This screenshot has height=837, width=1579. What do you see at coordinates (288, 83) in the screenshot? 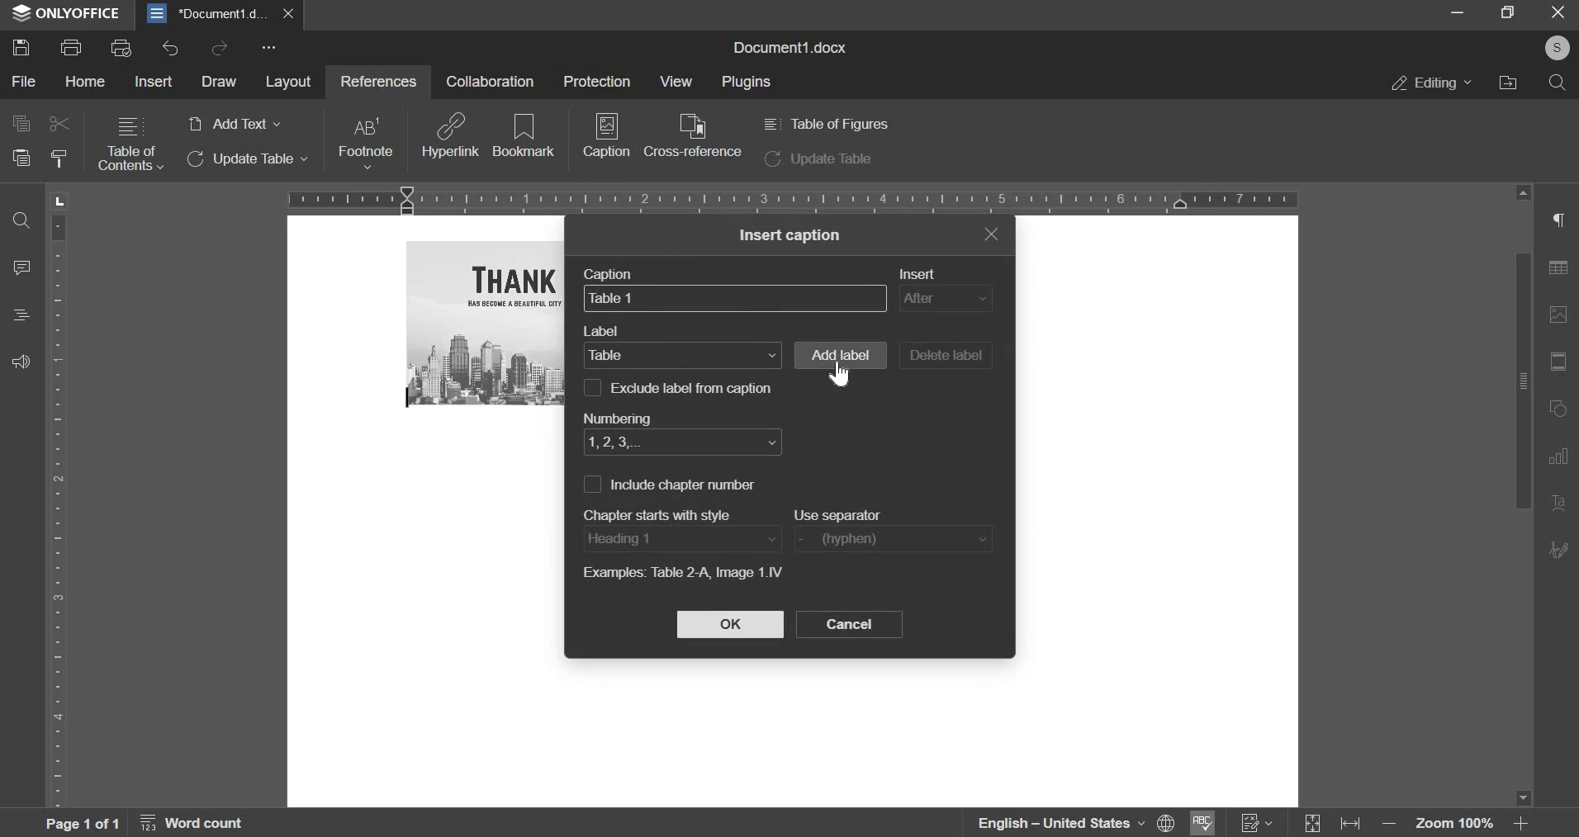
I see `layout` at bounding box center [288, 83].